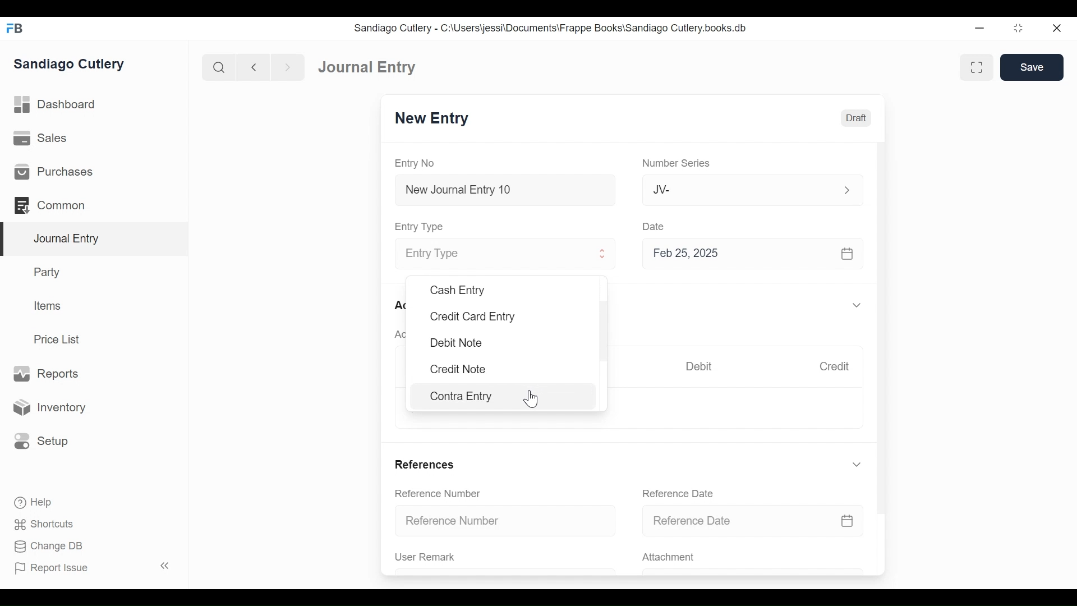 The image size is (1077, 606). What do you see at coordinates (846, 189) in the screenshot?
I see `Expand` at bounding box center [846, 189].